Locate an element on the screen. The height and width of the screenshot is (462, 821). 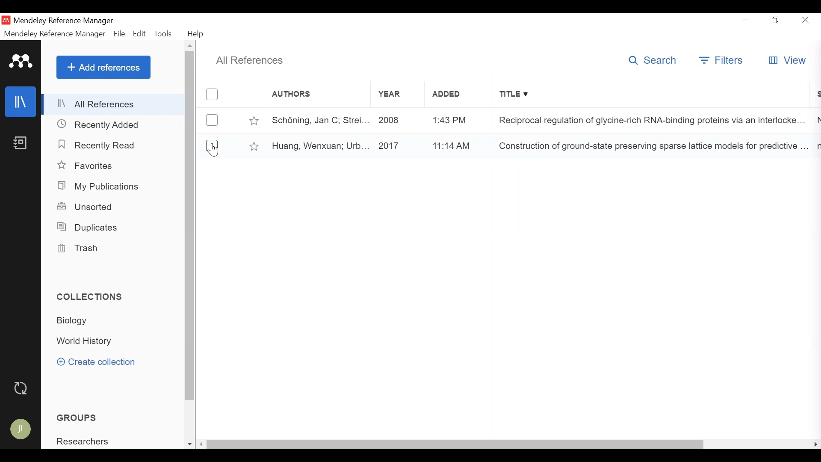
Help is located at coordinates (198, 34).